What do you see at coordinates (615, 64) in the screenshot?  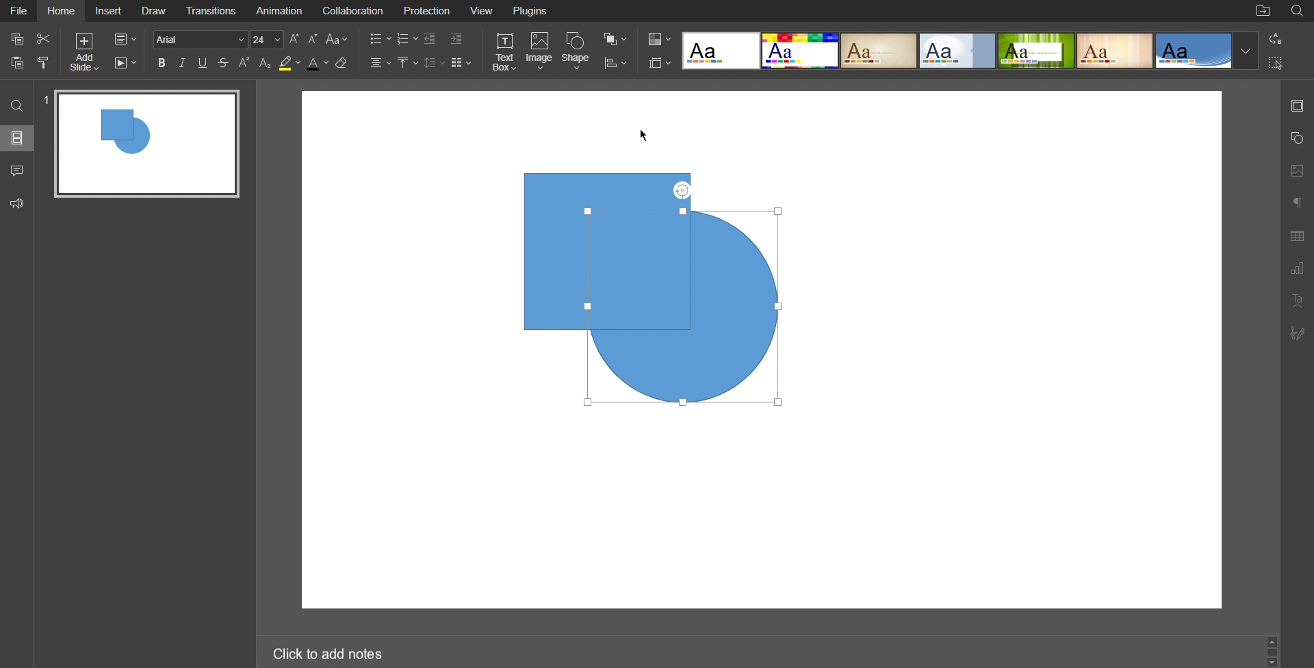 I see `Distribute` at bounding box center [615, 64].